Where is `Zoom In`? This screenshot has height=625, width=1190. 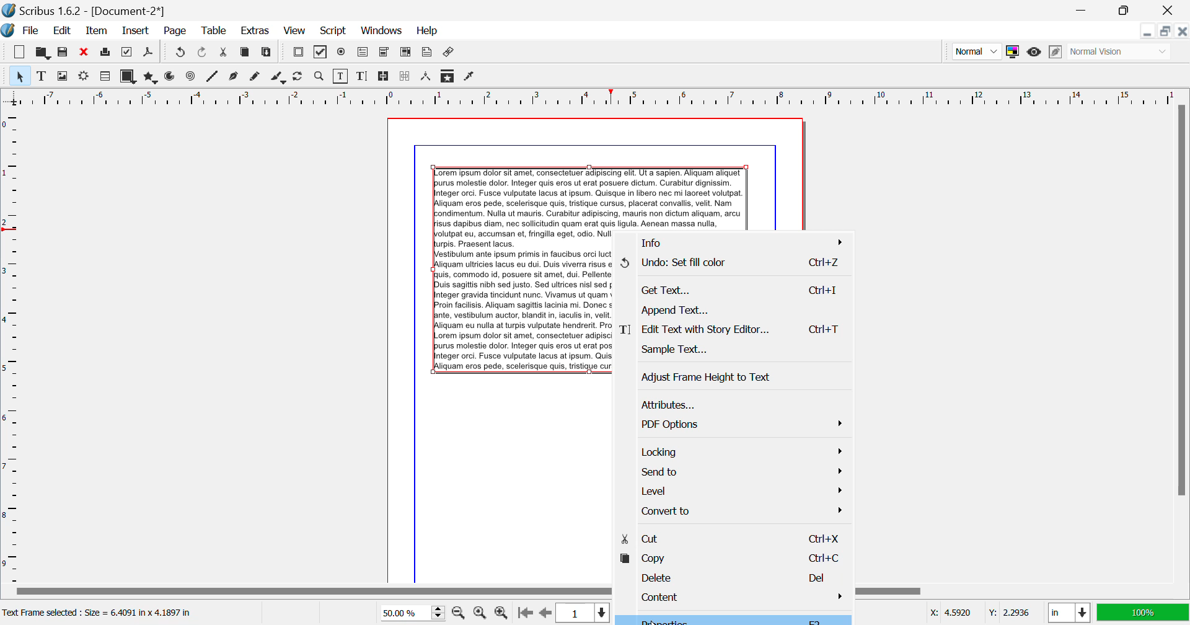
Zoom In is located at coordinates (502, 613).